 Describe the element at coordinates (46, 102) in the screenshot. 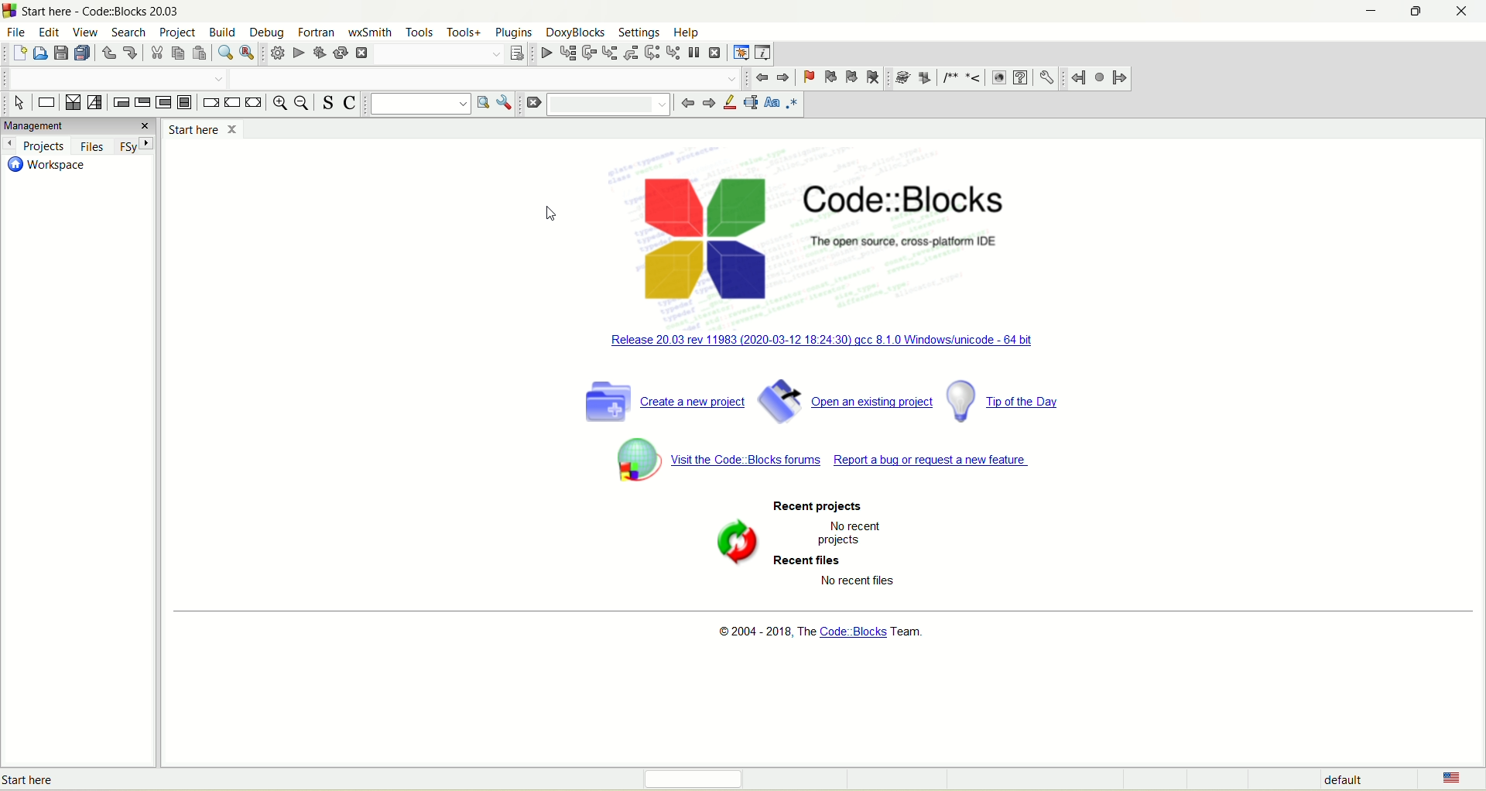

I see `instruction` at that location.